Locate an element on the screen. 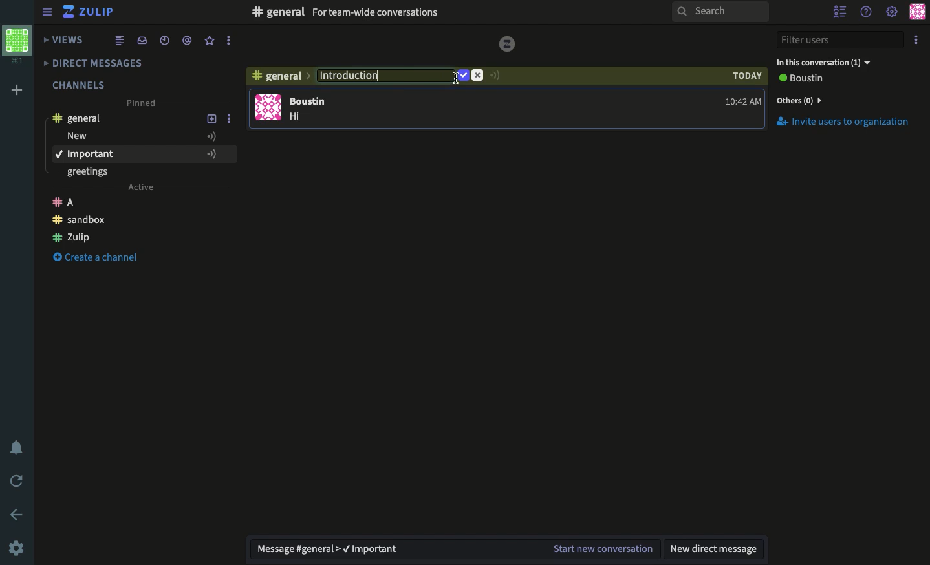  Signal is located at coordinates (495, 76).